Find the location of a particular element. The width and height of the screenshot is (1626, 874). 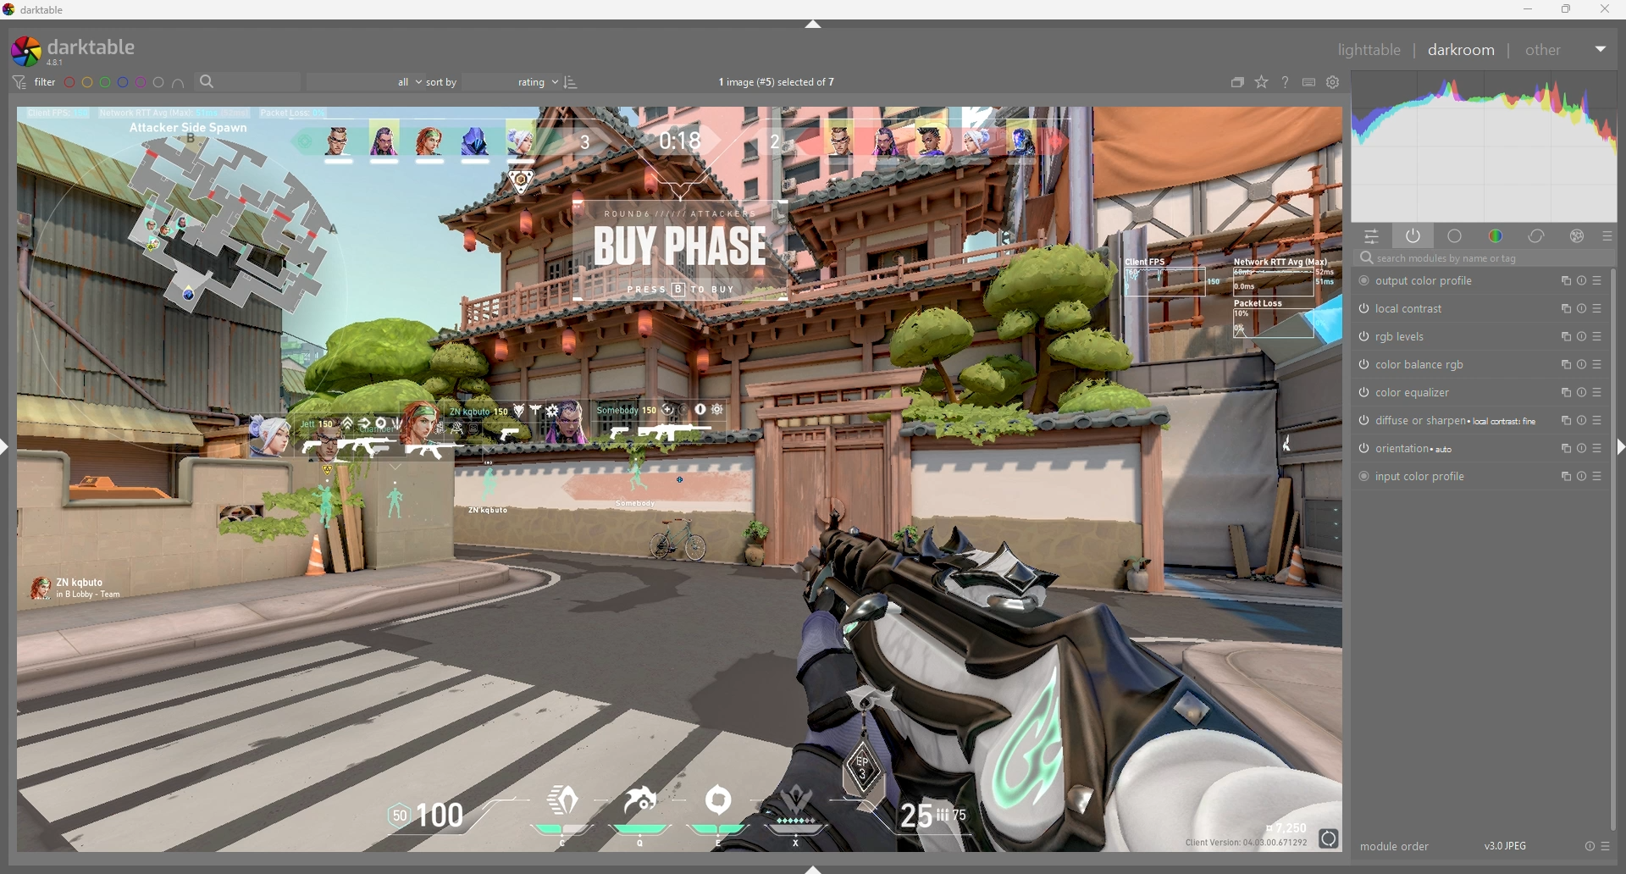

multiple instances actions is located at coordinates (1561, 307).